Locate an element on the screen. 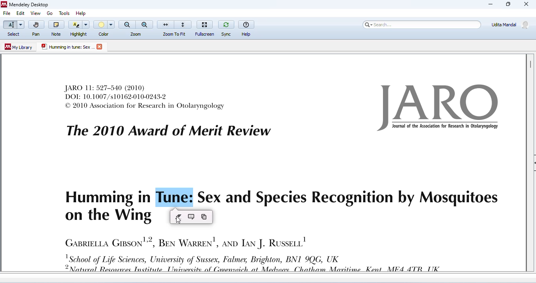 This screenshot has width=536, height=283. zoom to fit is located at coordinates (175, 27).